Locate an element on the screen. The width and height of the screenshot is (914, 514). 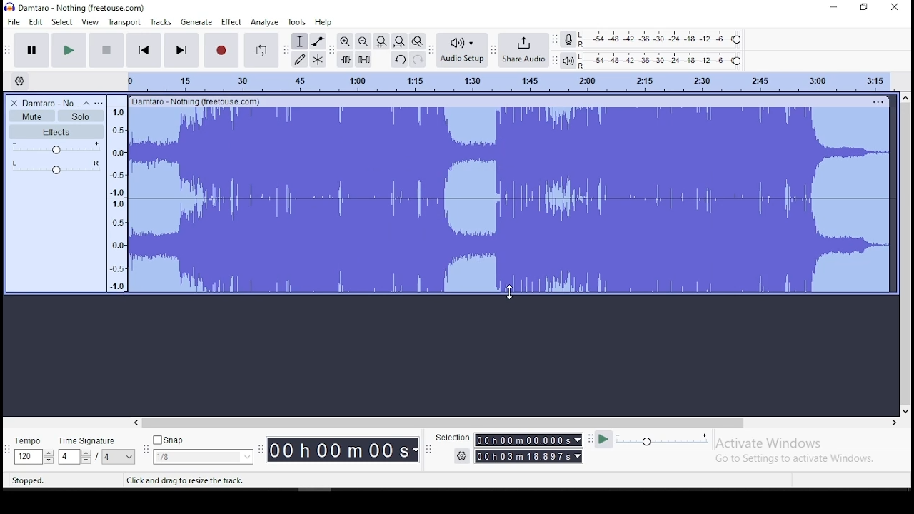
selection tool is located at coordinates (300, 41).